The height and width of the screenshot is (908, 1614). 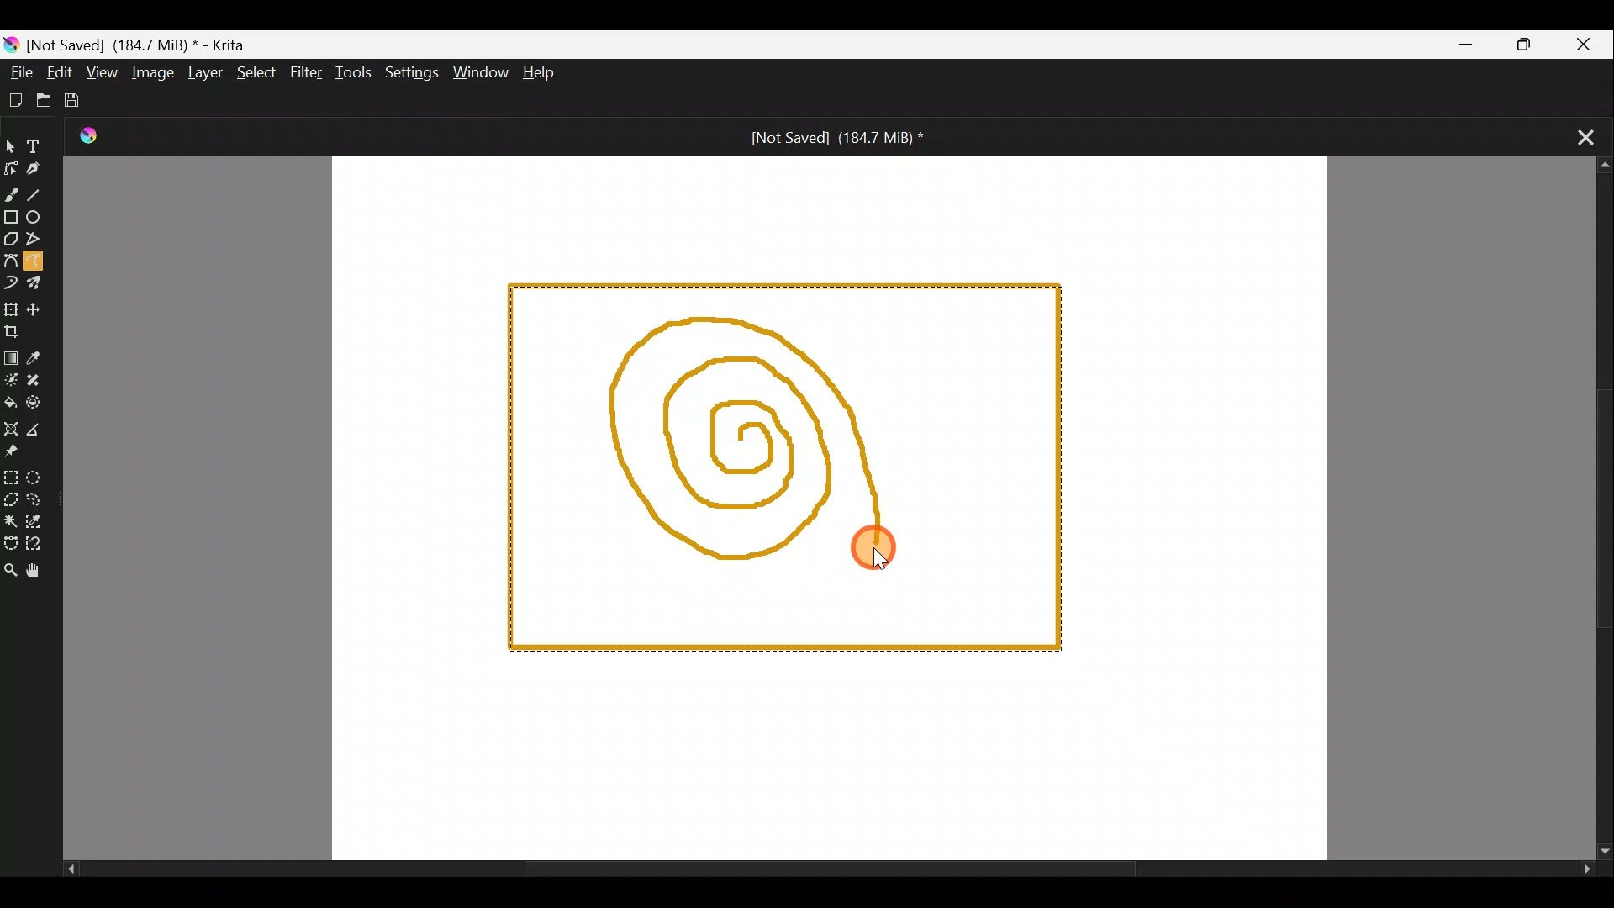 I want to click on Edit, so click(x=52, y=71).